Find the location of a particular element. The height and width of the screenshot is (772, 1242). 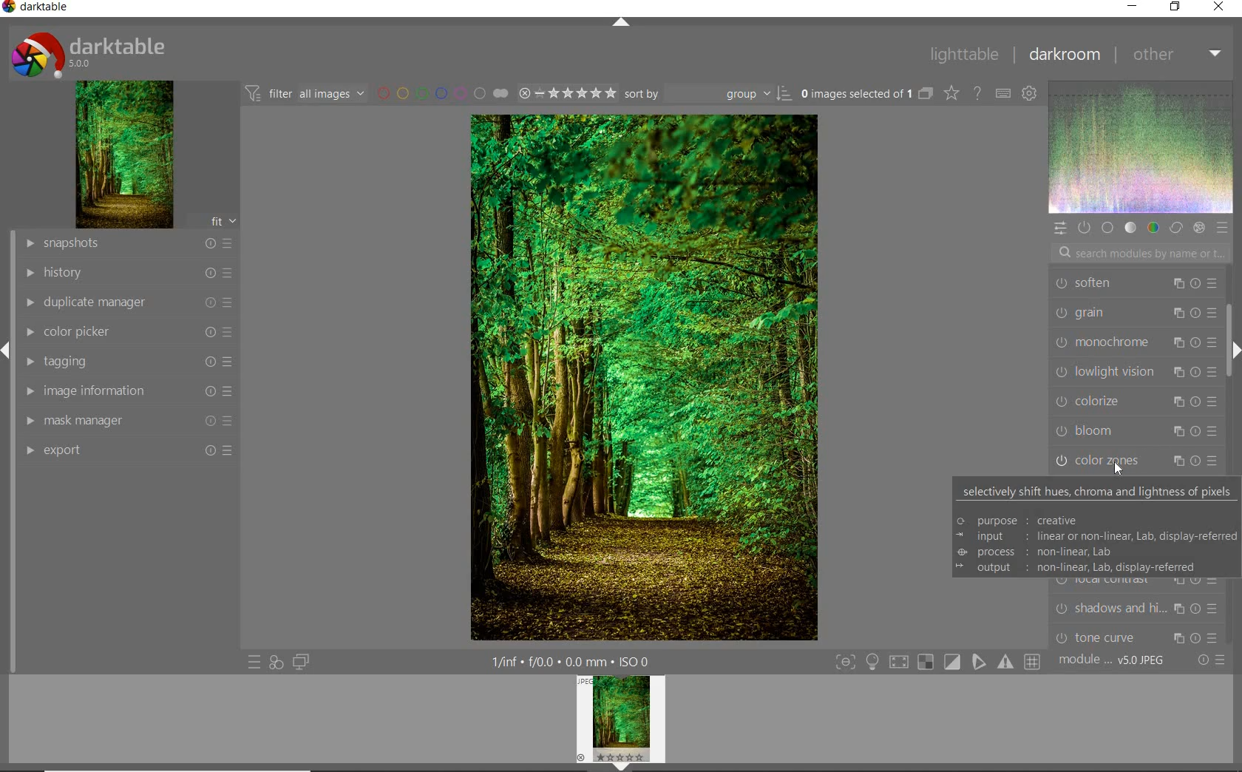

SNAPSHOT is located at coordinates (128, 243).